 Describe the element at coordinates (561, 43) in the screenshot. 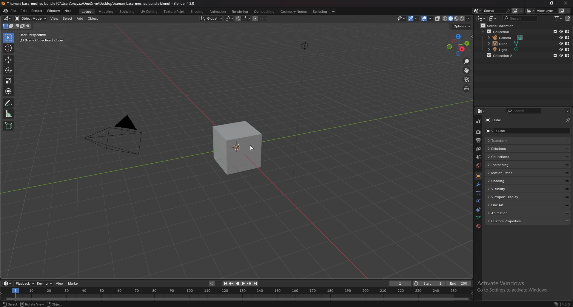

I see `hide in viewport` at that location.